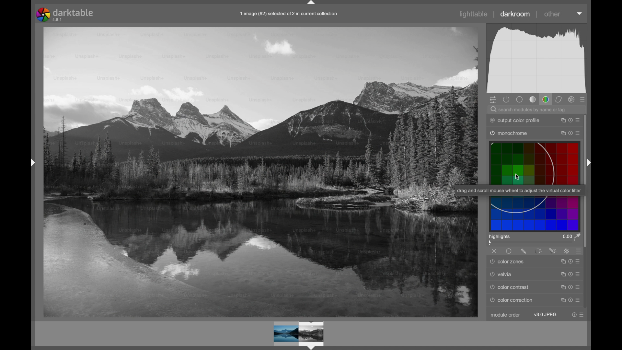  I want to click on presets, so click(580, 274).